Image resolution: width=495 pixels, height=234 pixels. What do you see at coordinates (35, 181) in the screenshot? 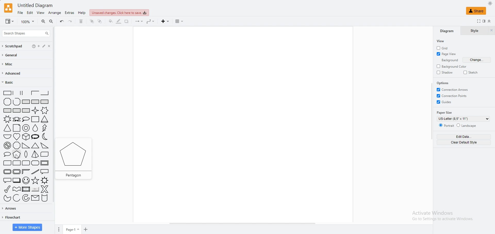
I see `star` at bounding box center [35, 181].